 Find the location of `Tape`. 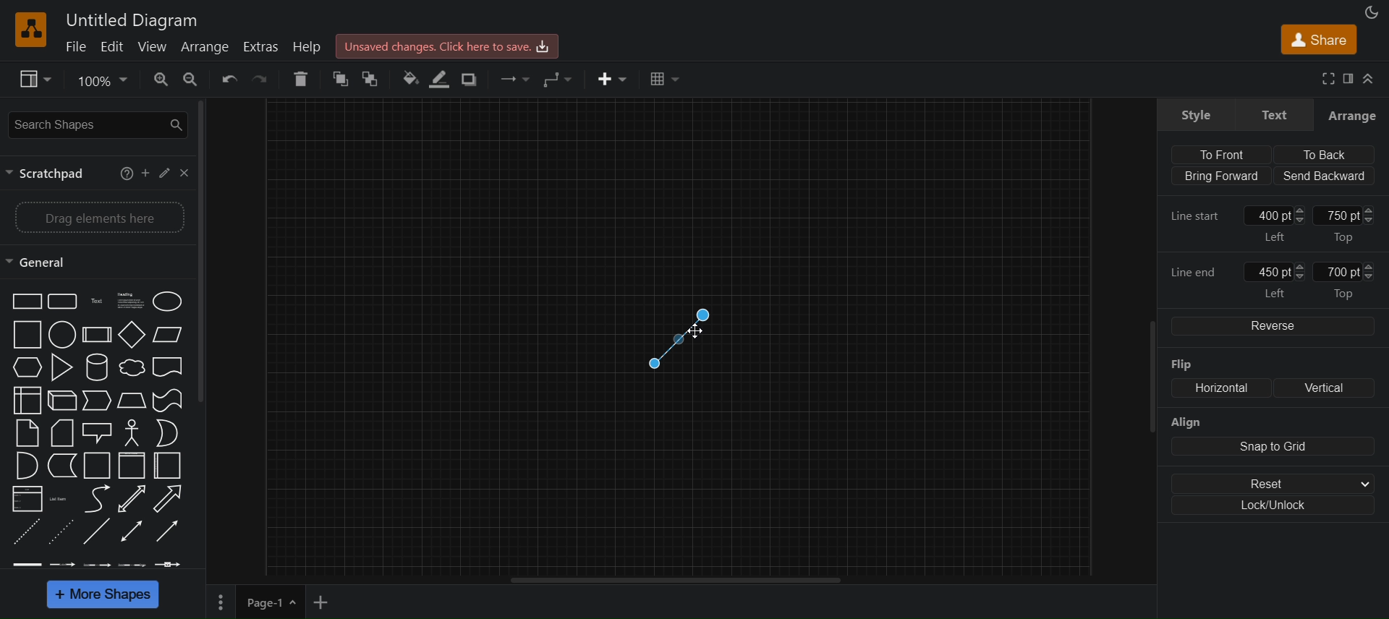

Tape is located at coordinates (166, 400).